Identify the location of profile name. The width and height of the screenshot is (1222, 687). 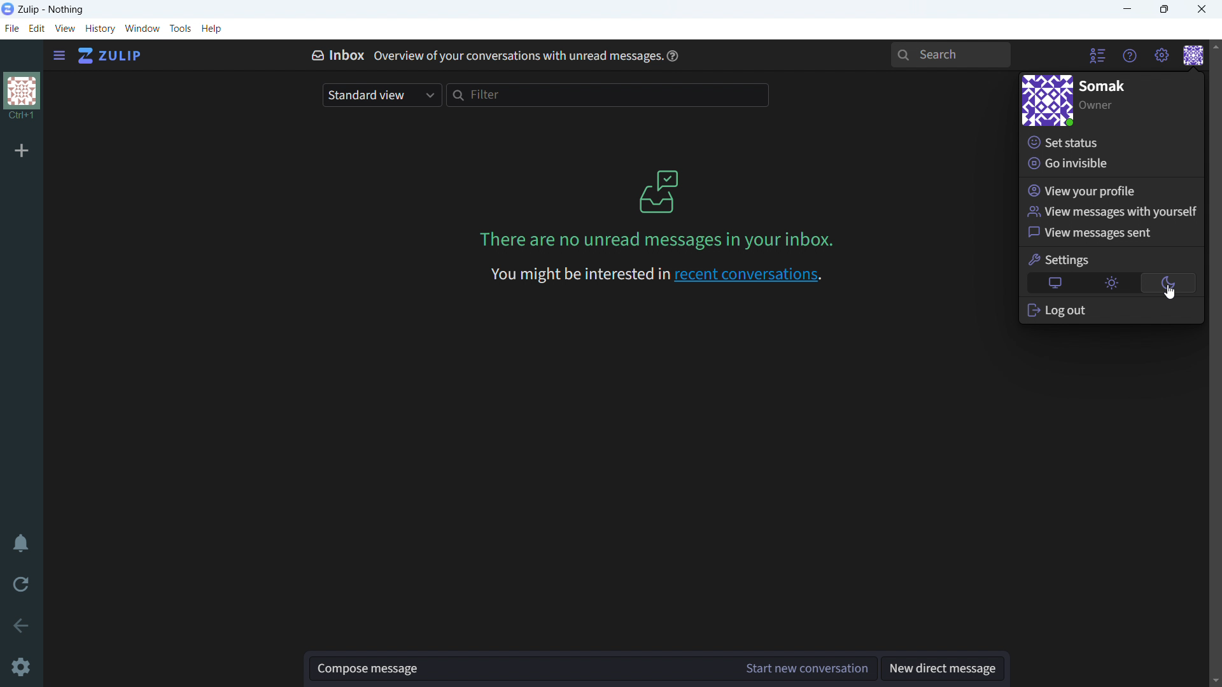
(1105, 85).